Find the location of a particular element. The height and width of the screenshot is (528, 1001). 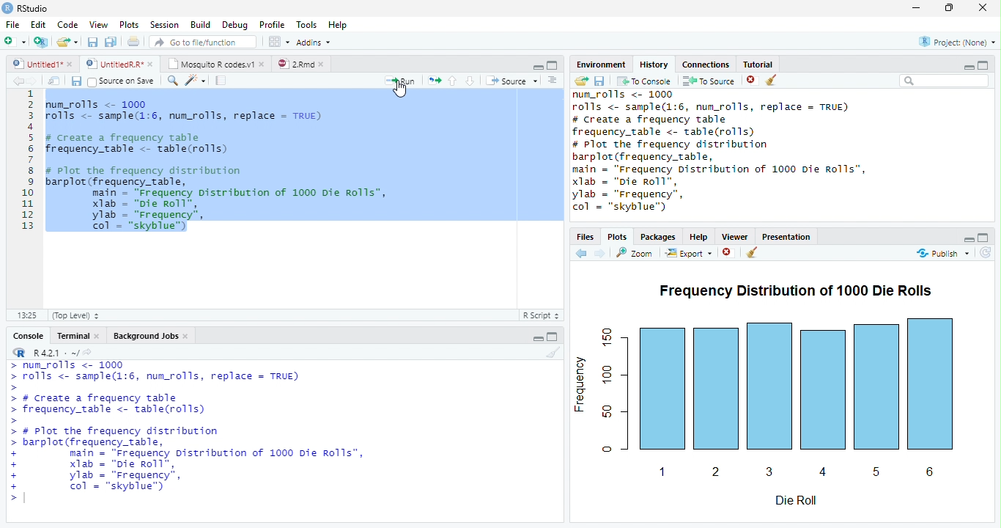

Help is located at coordinates (699, 236).